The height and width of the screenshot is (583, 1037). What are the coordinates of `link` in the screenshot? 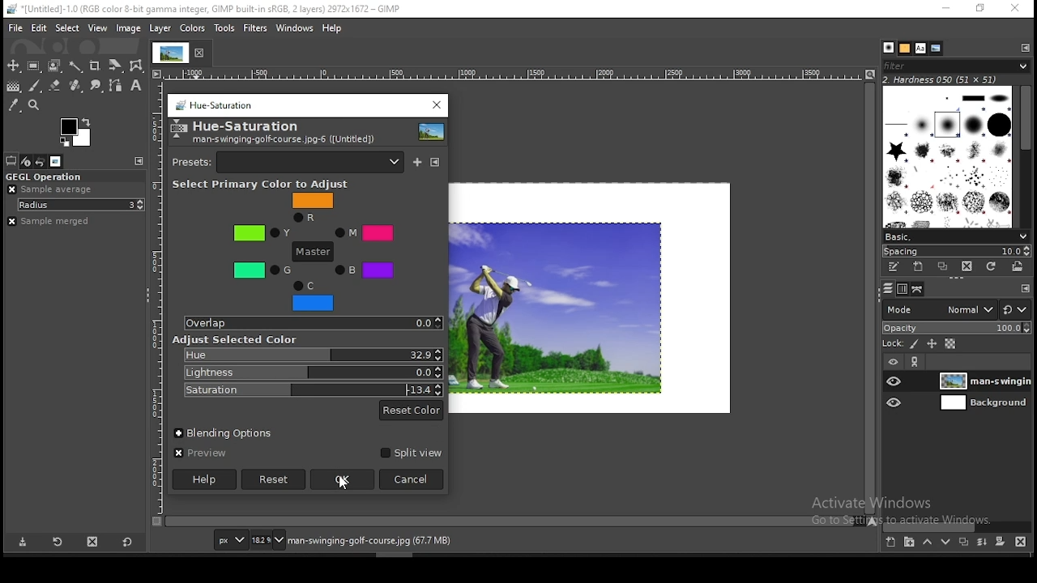 It's located at (915, 363).